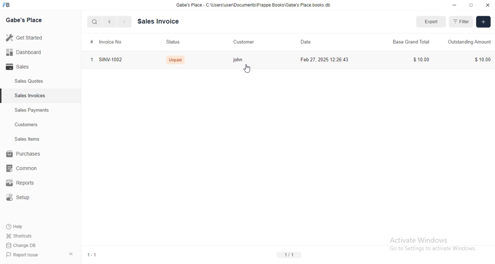 The image size is (495, 264). What do you see at coordinates (253, 5) in the screenshot?
I see `Gabe's Place - C:\Users\user\Documents\Frappe Books\Gabe's Place.books db` at bounding box center [253, 5].